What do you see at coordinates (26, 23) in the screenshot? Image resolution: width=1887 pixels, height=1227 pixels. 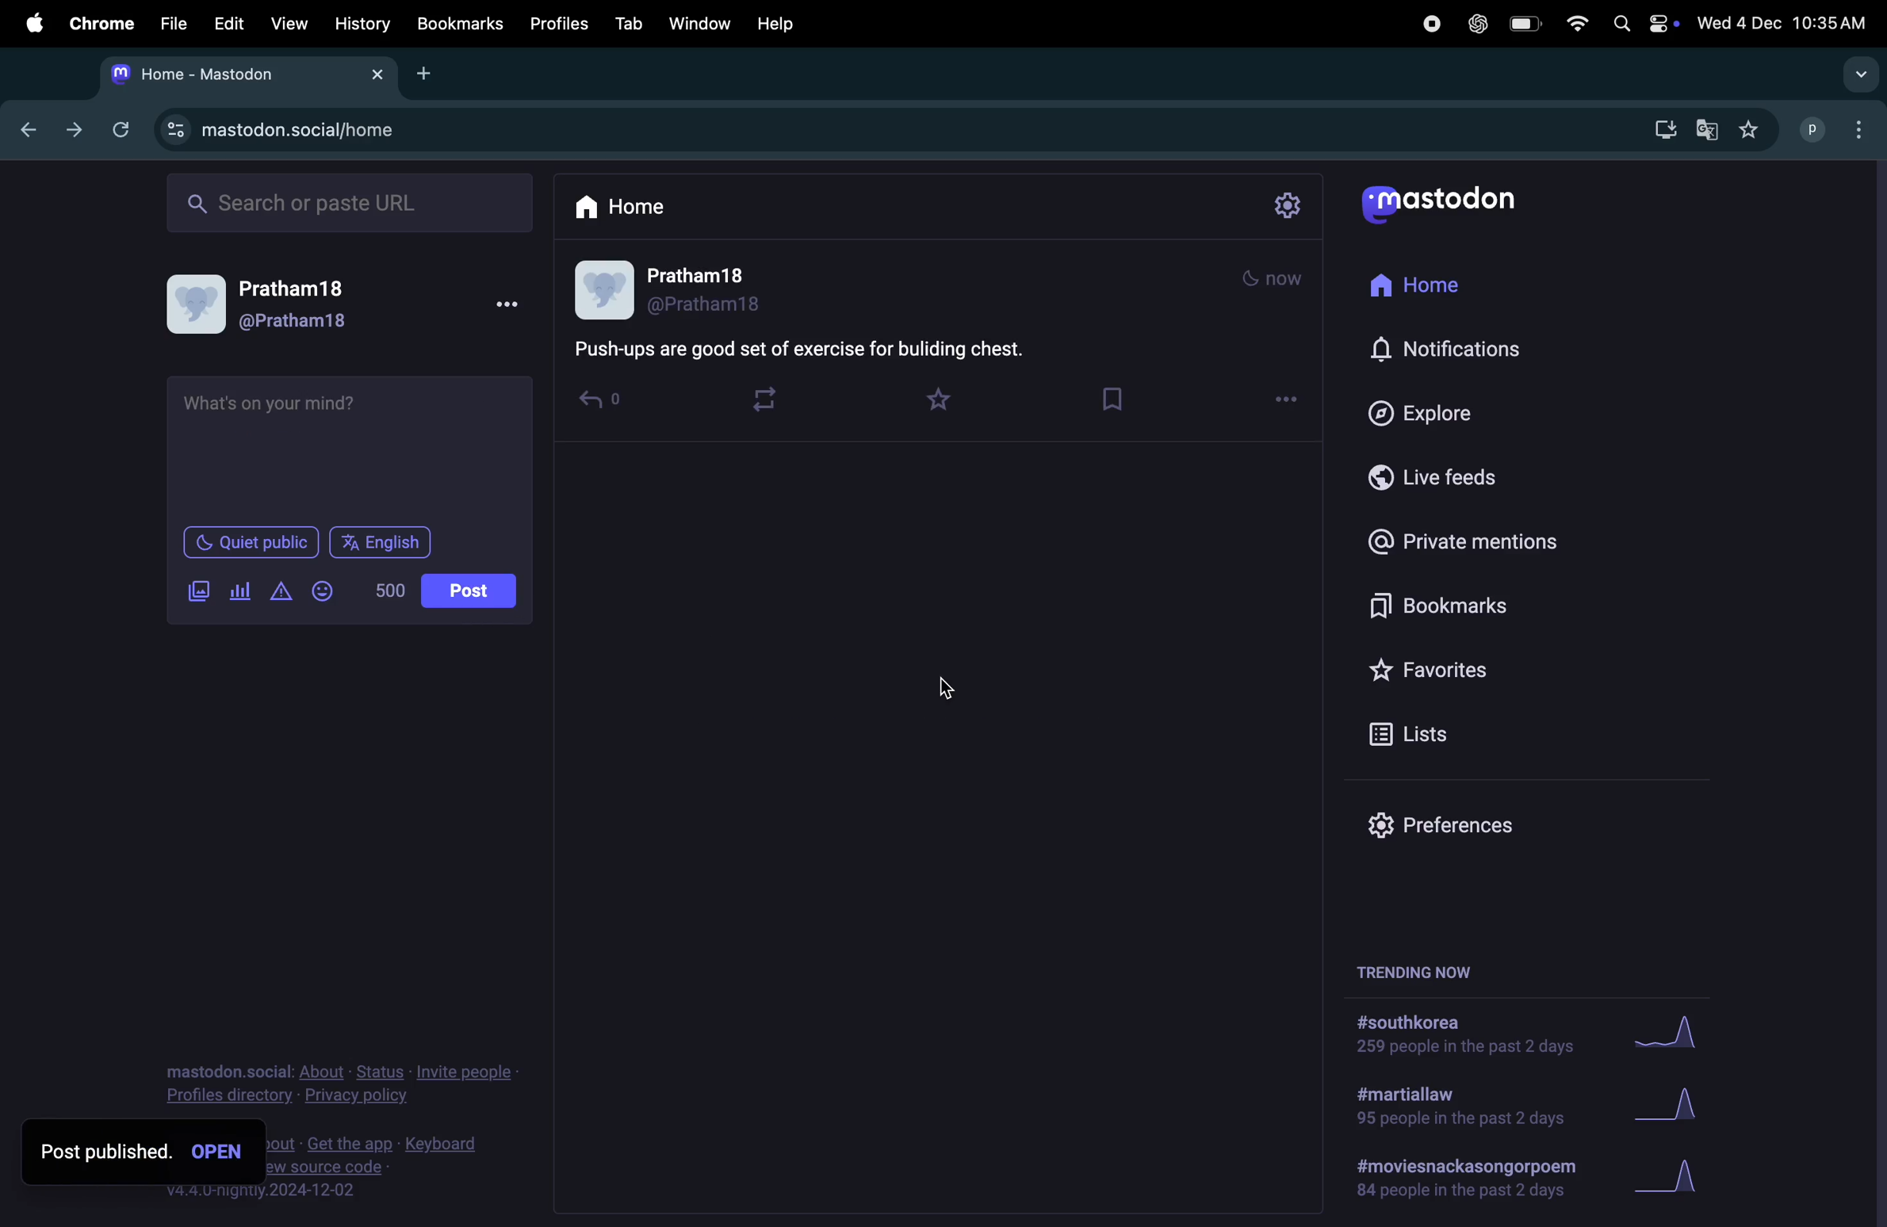 I see `apple menu` at bounding box center [26, 23].